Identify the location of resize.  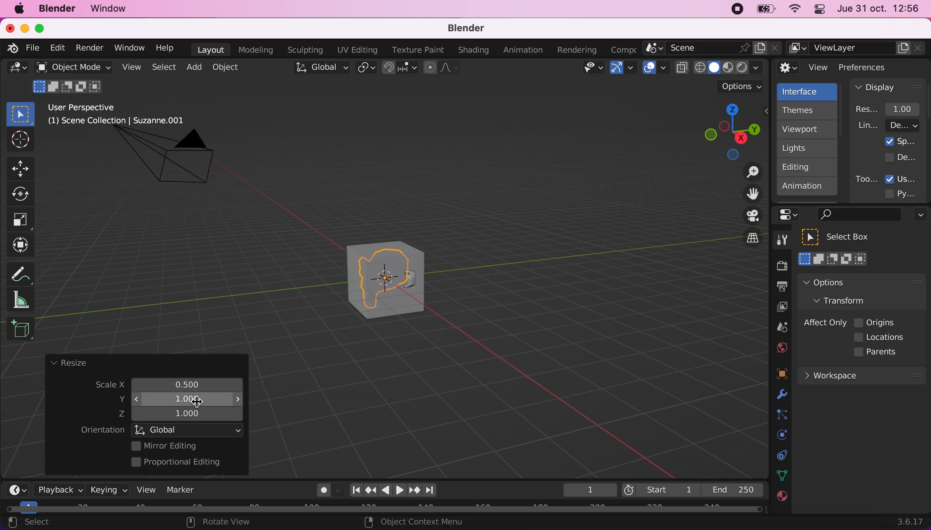
(68, 363).